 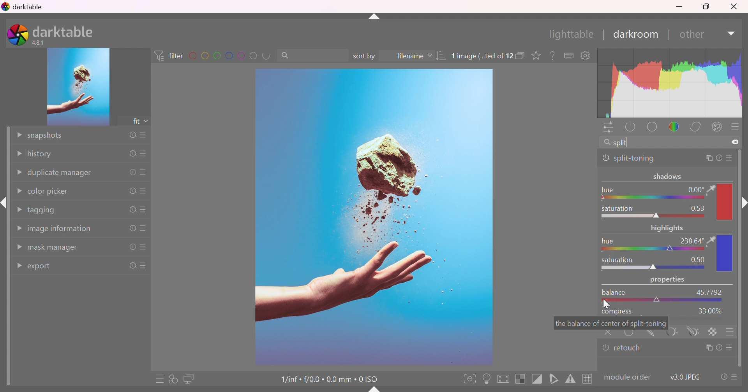 What do you see at coordinates (375, 217) in the screenshot?
I see `image` at bounding box center [375, 217].